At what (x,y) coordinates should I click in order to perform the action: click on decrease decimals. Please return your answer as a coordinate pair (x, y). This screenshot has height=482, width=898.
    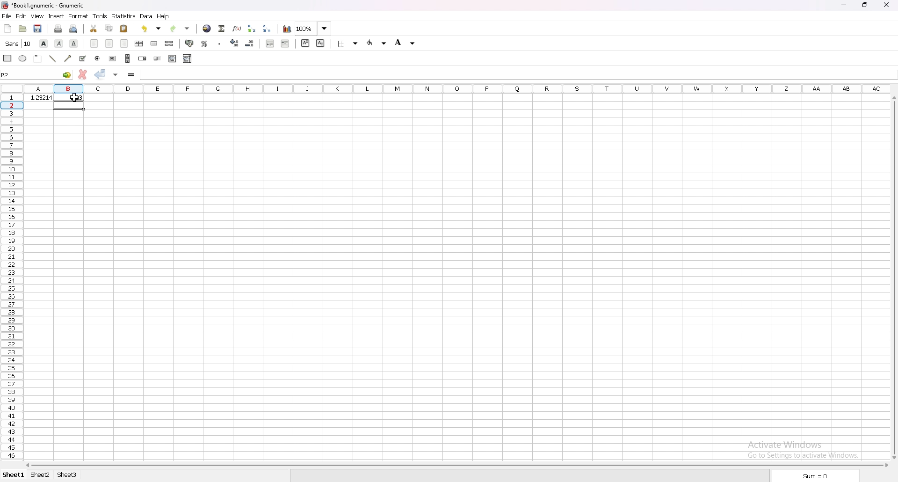
    Looking at the image, I should click on (250, 43).